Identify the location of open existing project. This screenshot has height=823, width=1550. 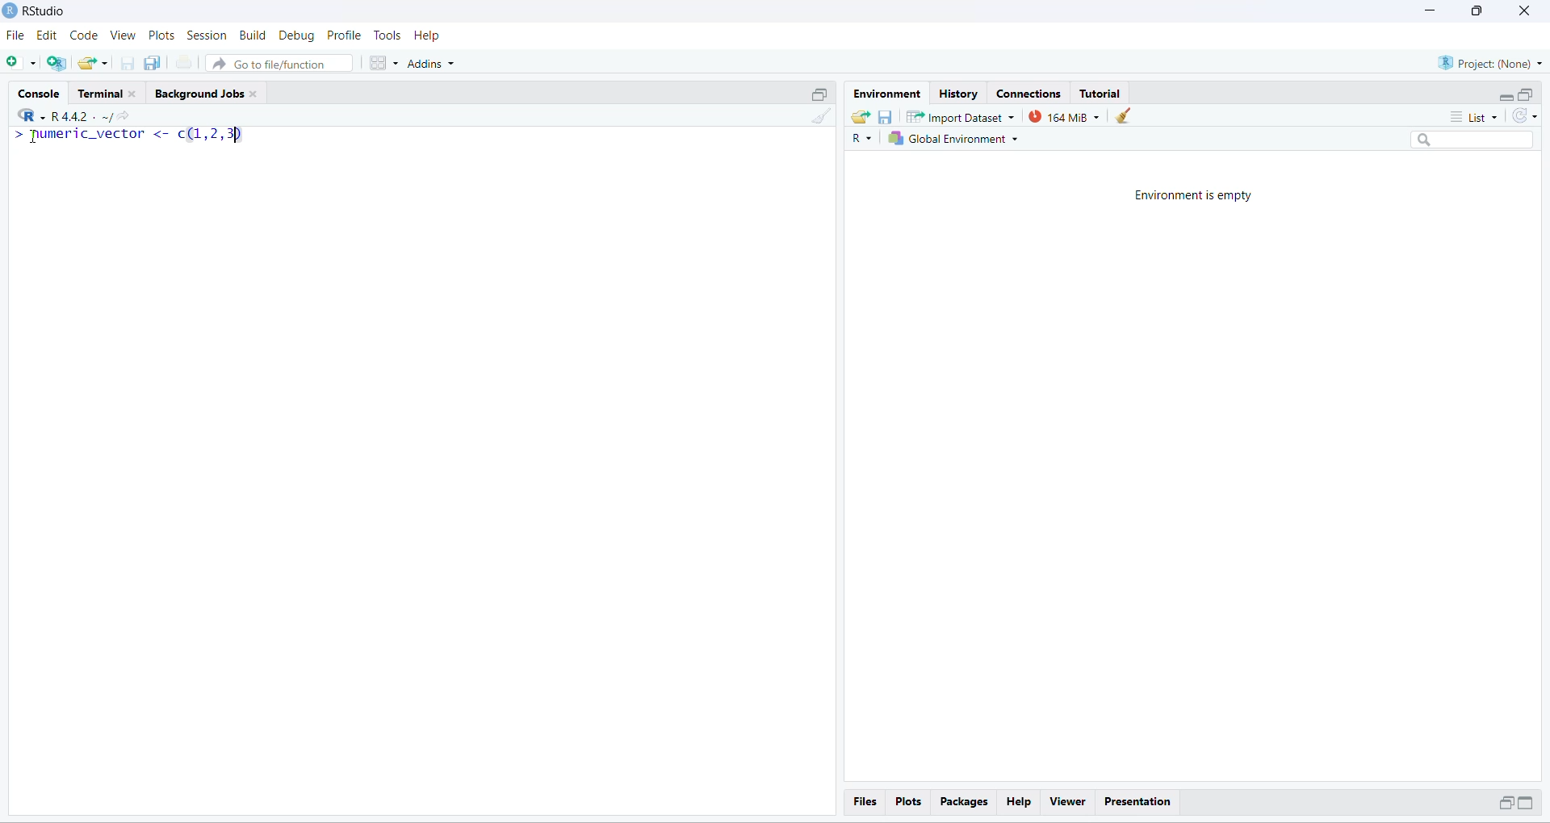
(93, 62).